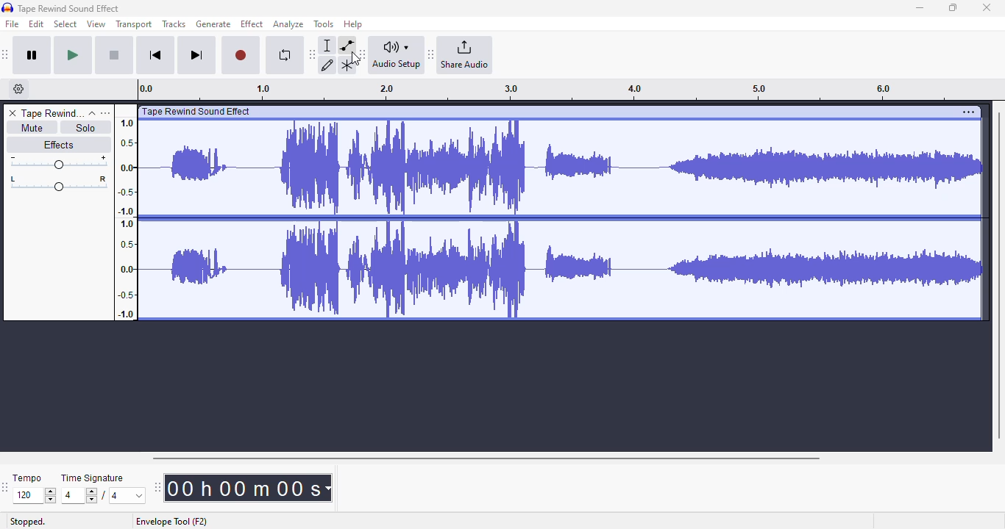  What do you see at coordinates (987, 7) in the screenshot?
I see `close` at bounding box center [987, 7].